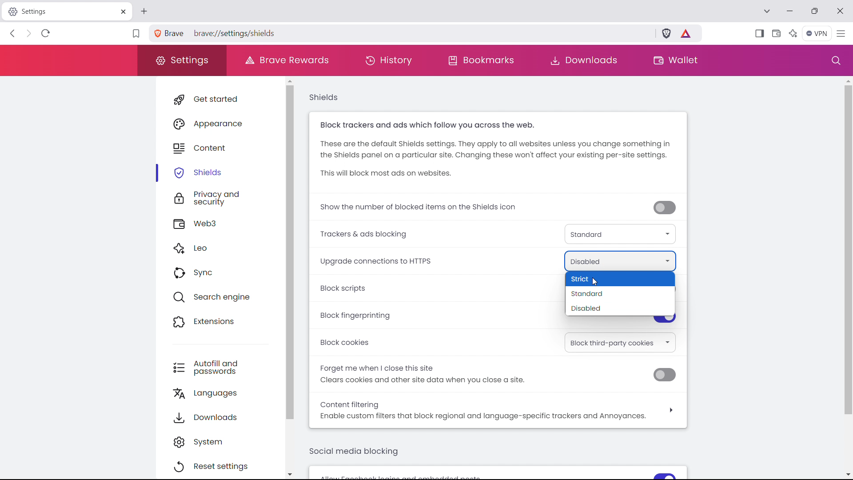  I want to click on settings, so click(181, 61).